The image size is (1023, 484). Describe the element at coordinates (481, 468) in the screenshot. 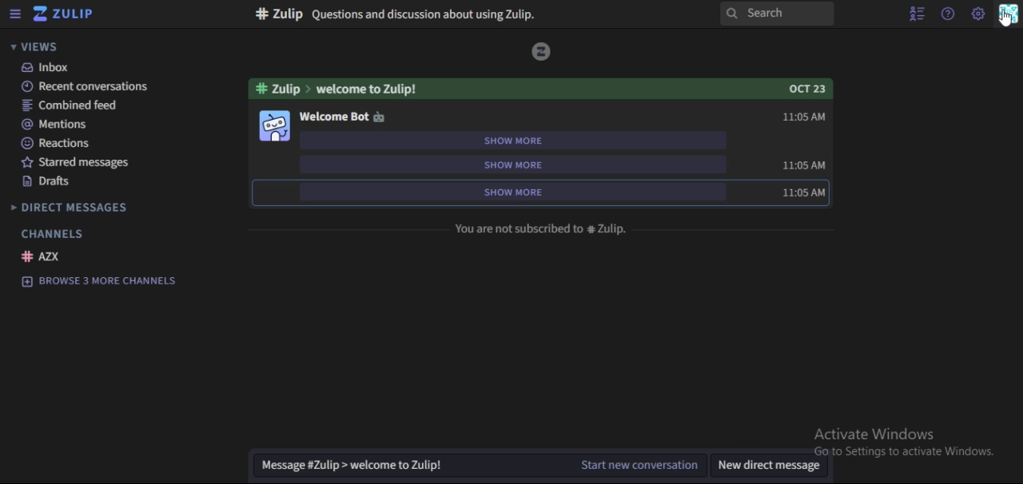

I see `start new conversation` at that location.